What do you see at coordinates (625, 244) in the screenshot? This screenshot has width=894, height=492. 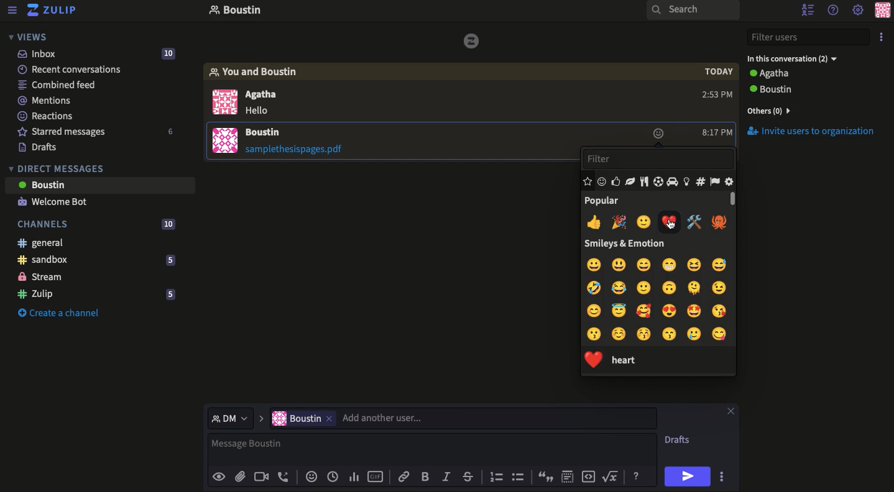 I see `smileys & emoticons` at bounding box center [625, 244].